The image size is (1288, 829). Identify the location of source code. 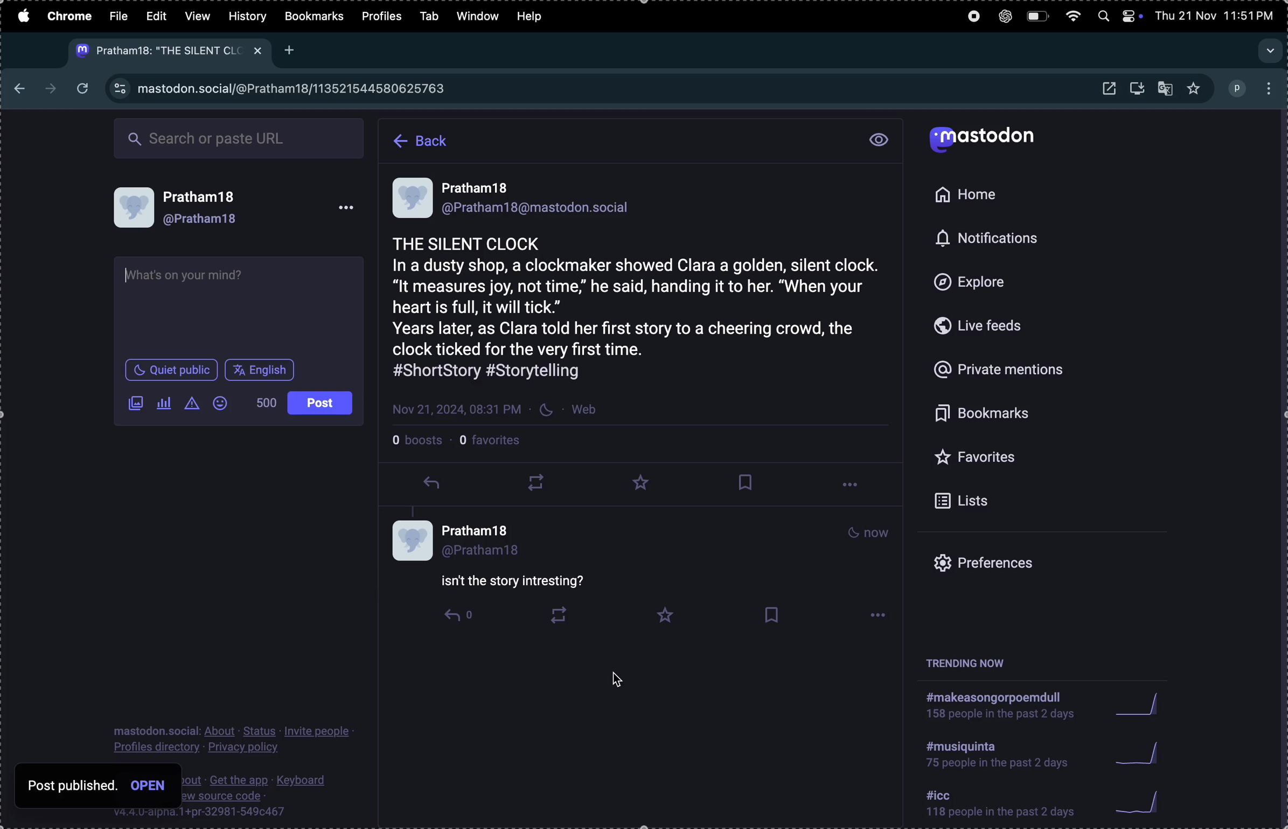
(281, 793).